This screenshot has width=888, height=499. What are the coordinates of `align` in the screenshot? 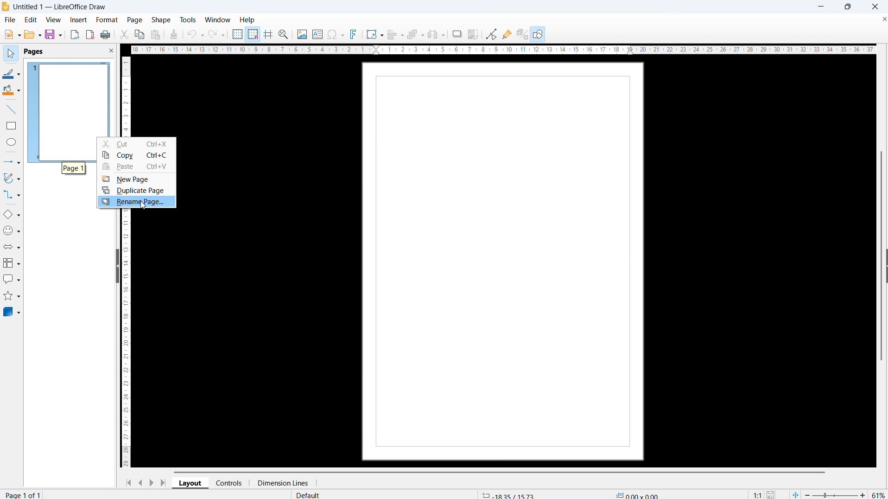 It's located at (395, 34).